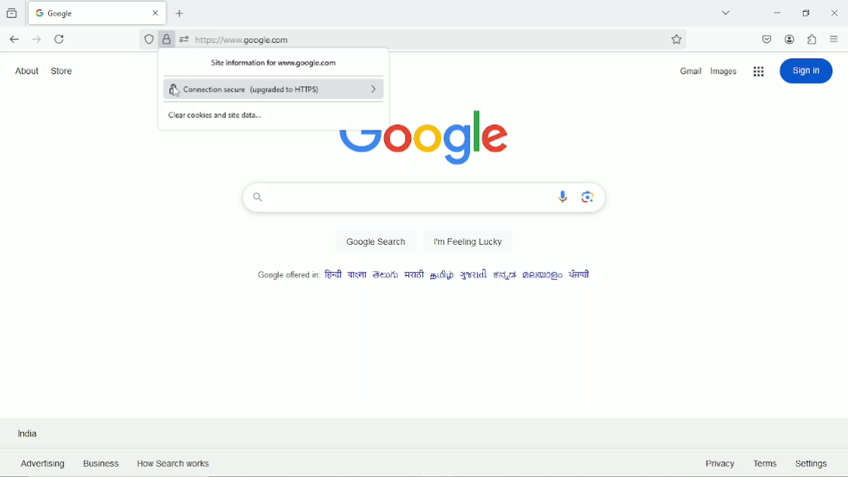 The image size is (848, 477). What do you see at coordinates (275, 89) in the screenshot?
I see `Connection secure (upgraded to HTTPS)` at bounding box center [275, 89].